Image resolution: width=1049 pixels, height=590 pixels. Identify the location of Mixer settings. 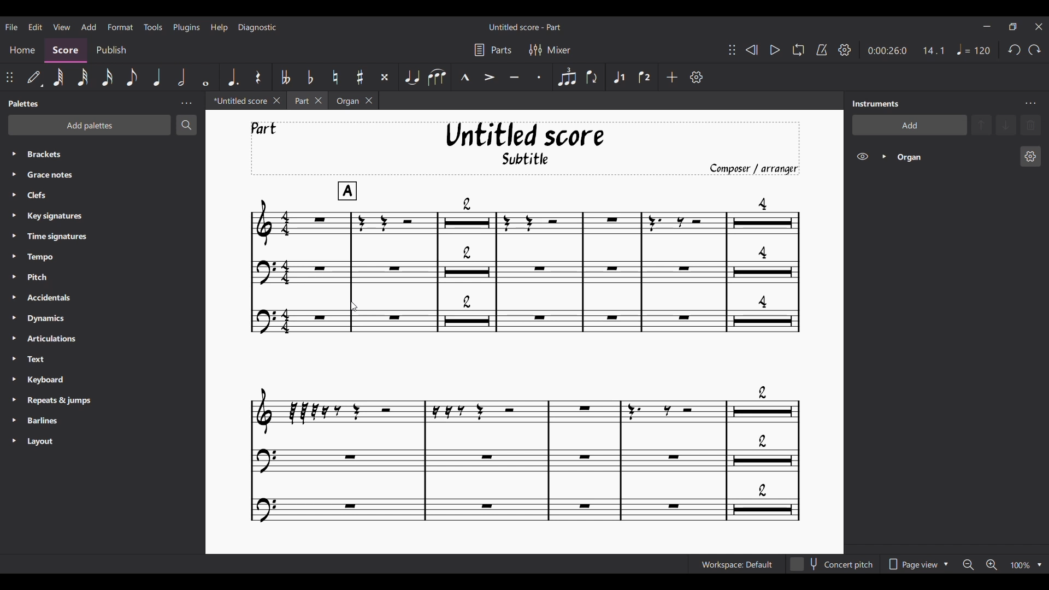
(550, 50).